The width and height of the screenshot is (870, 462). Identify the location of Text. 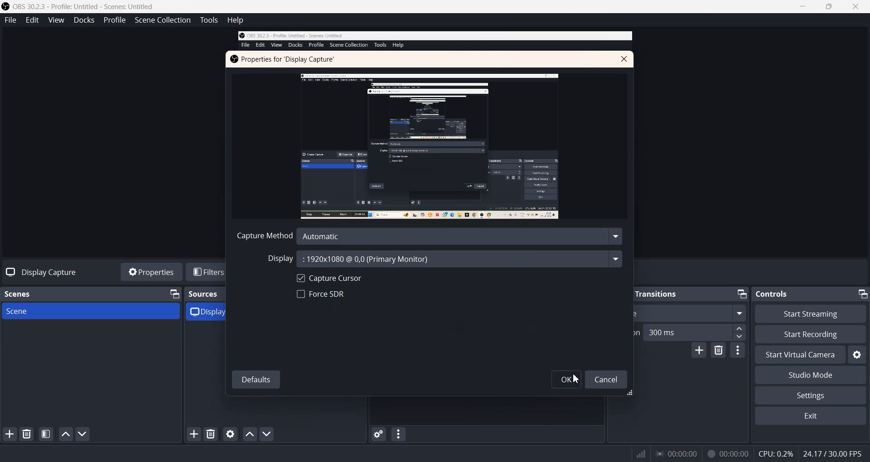
(283, 60).